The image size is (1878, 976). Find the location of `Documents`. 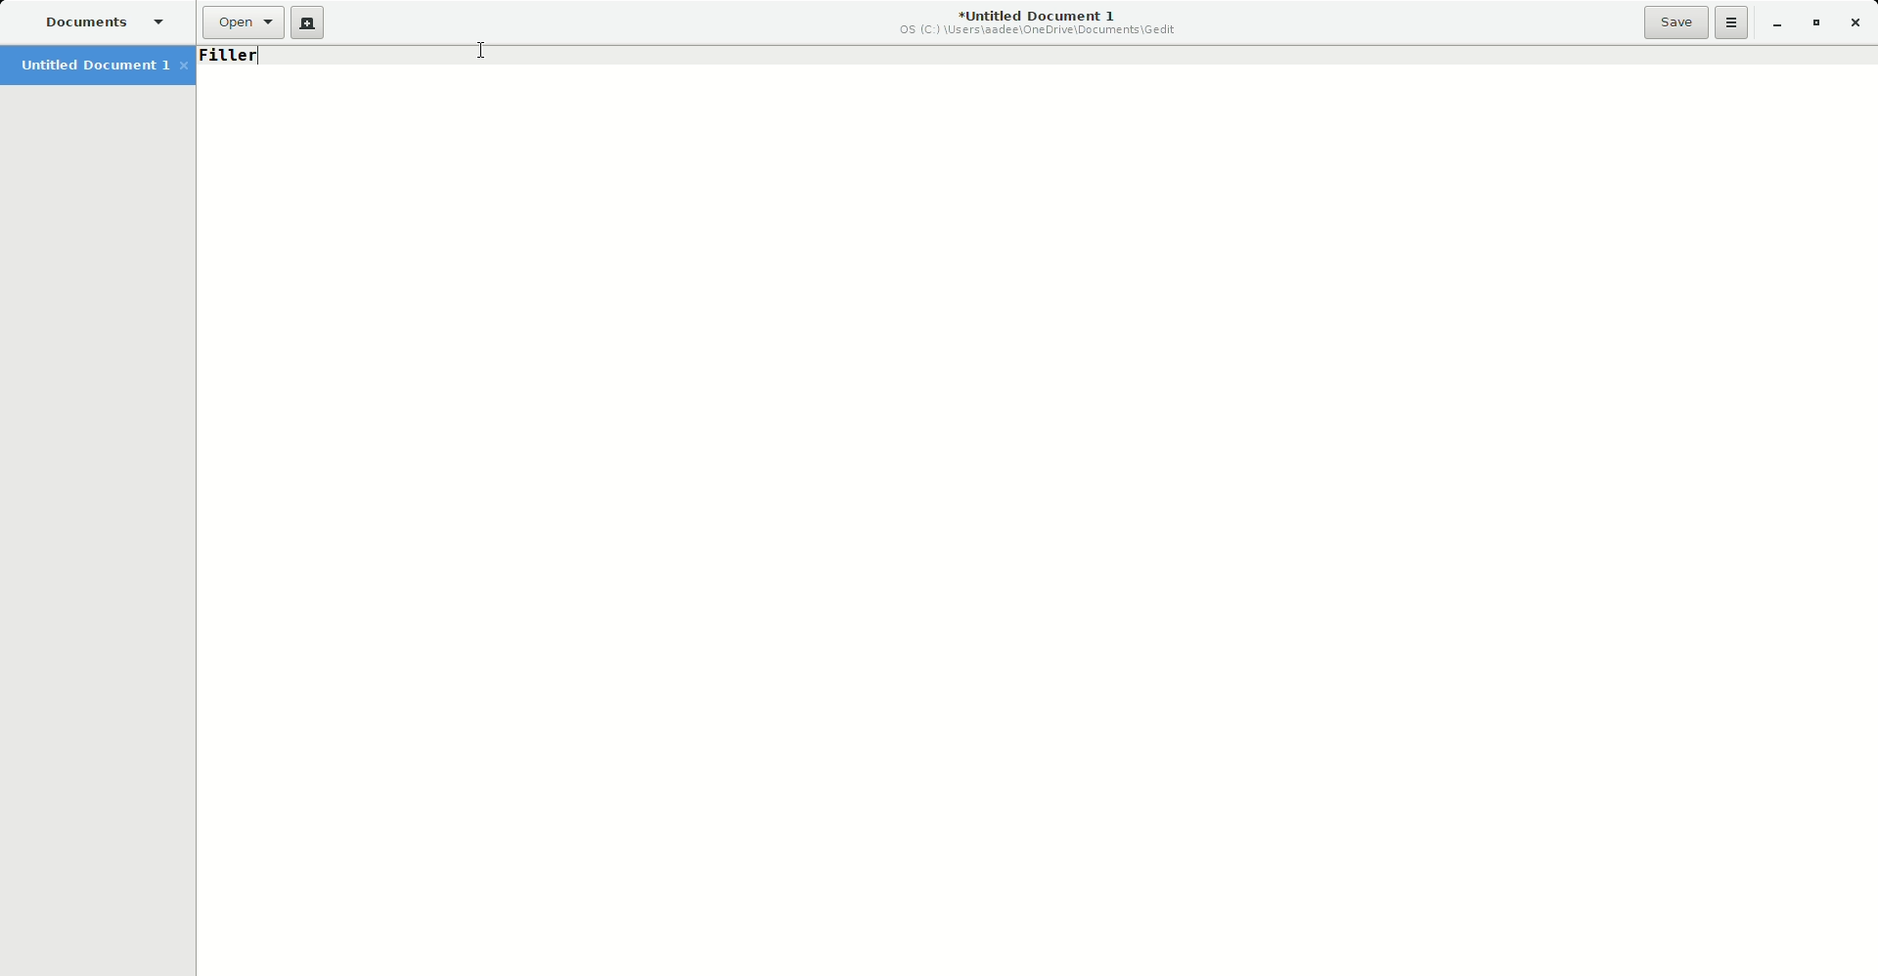

Documents is located at coordinates (101, 23).